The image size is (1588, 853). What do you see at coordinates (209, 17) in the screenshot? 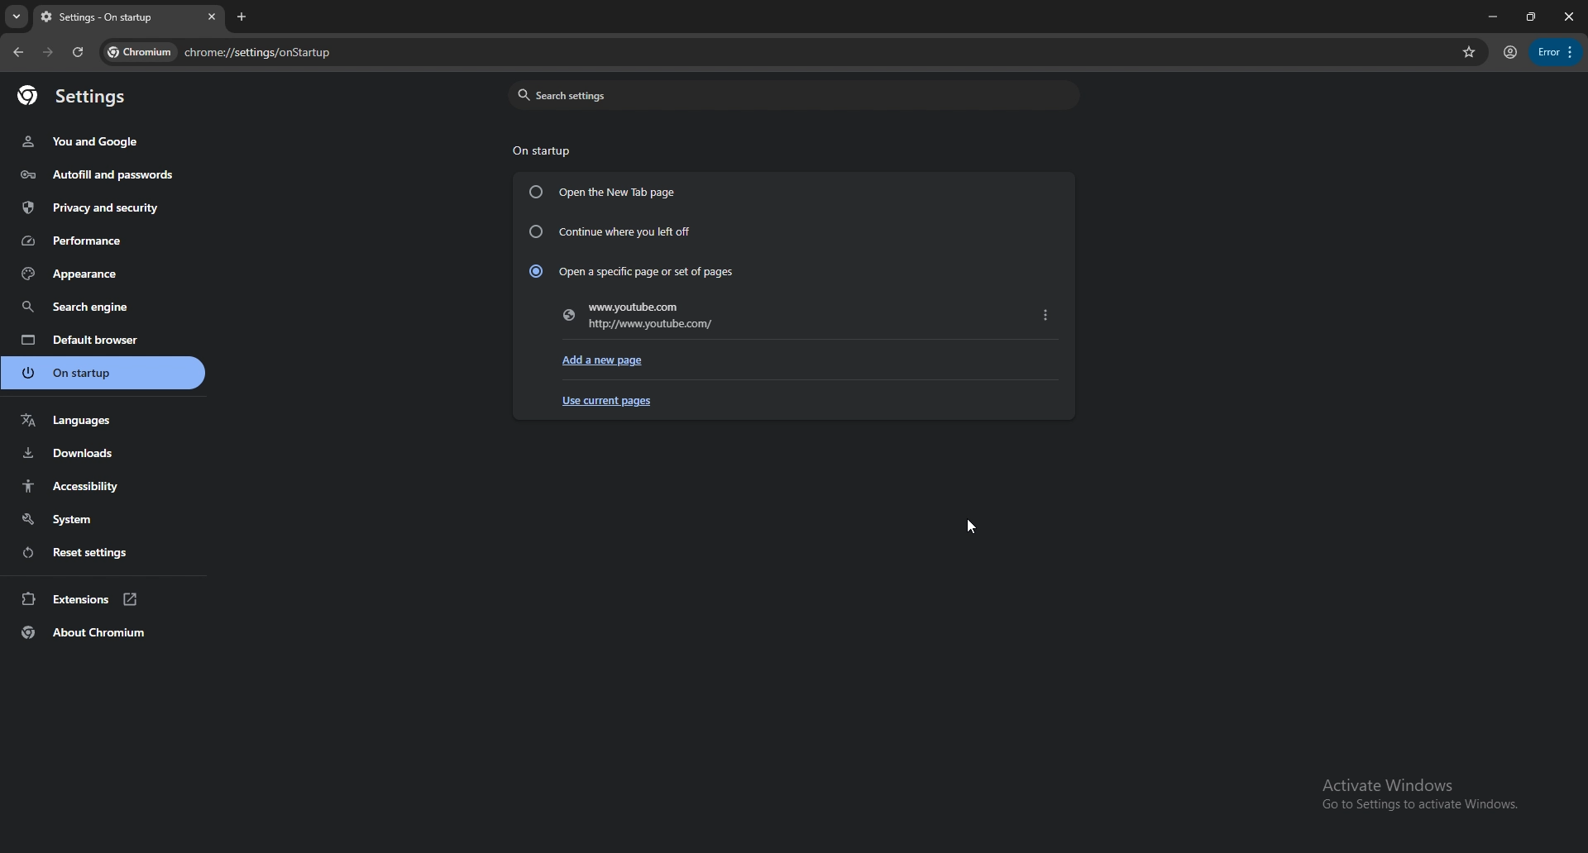
I see `close tab` at bounding box center [209, 17].